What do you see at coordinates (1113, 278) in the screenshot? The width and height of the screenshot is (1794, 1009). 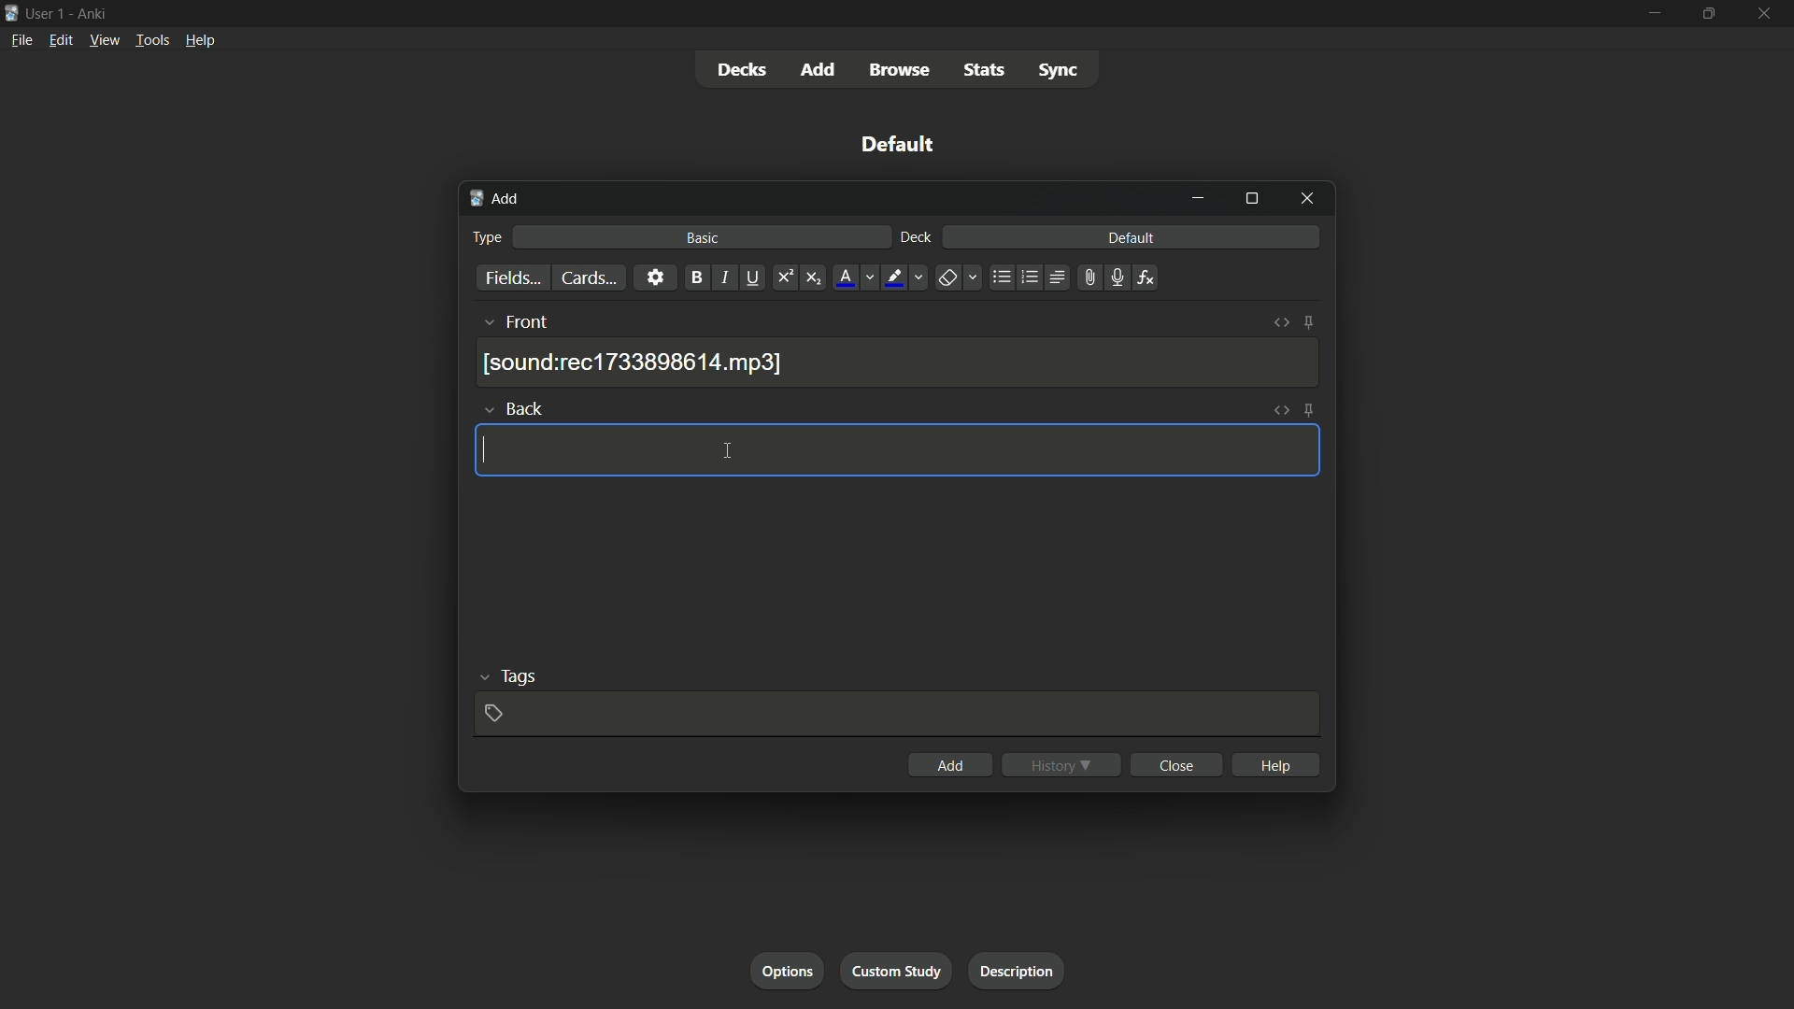 I see `record audio` at bounding box center [1113, 278].